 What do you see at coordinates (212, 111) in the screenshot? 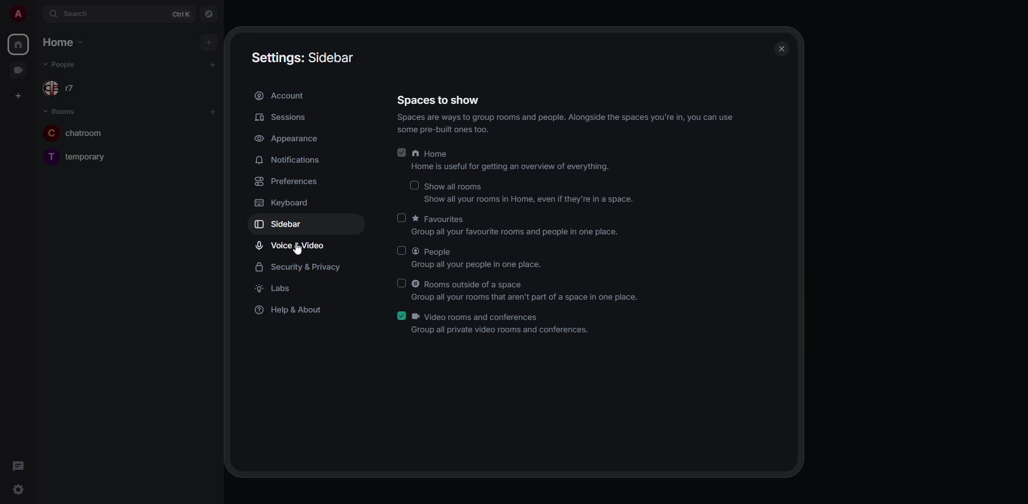
I see `add` at bounding box center [212, 111].